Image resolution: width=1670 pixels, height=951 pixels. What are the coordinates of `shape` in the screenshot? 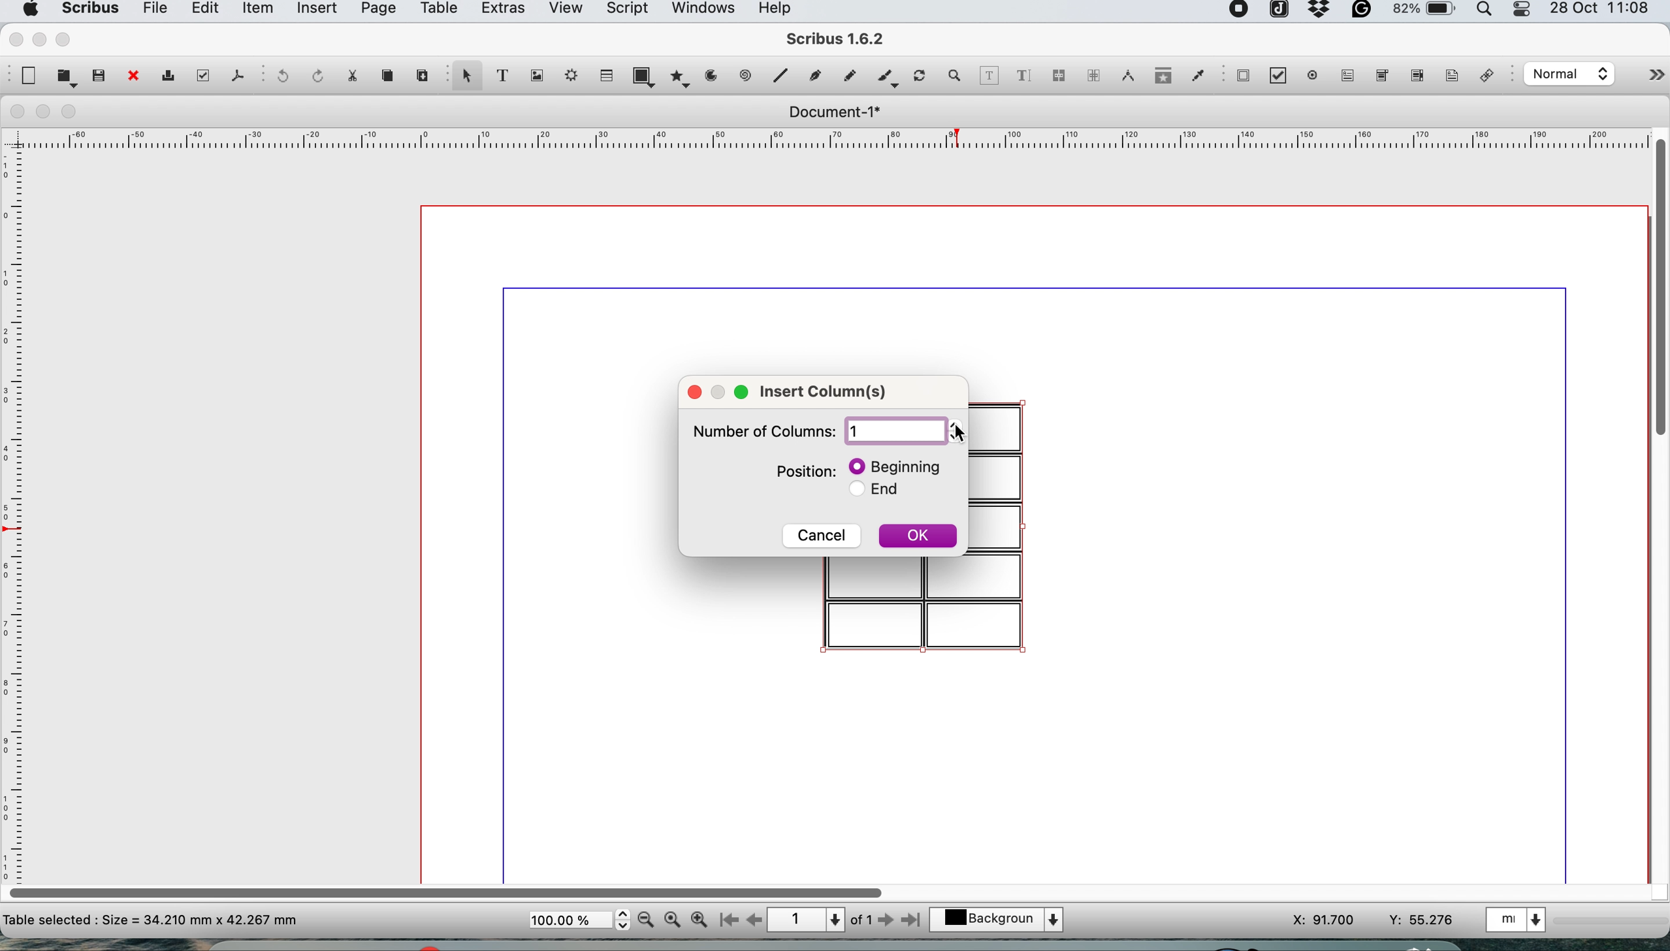 It's located at (647, 76).